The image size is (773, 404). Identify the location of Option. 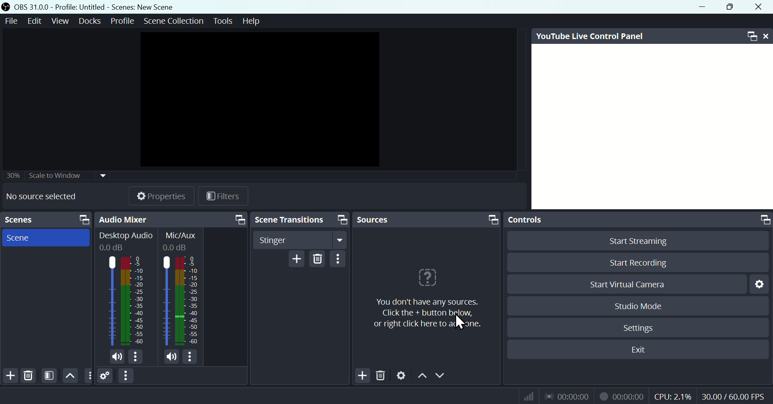
(127, 376).